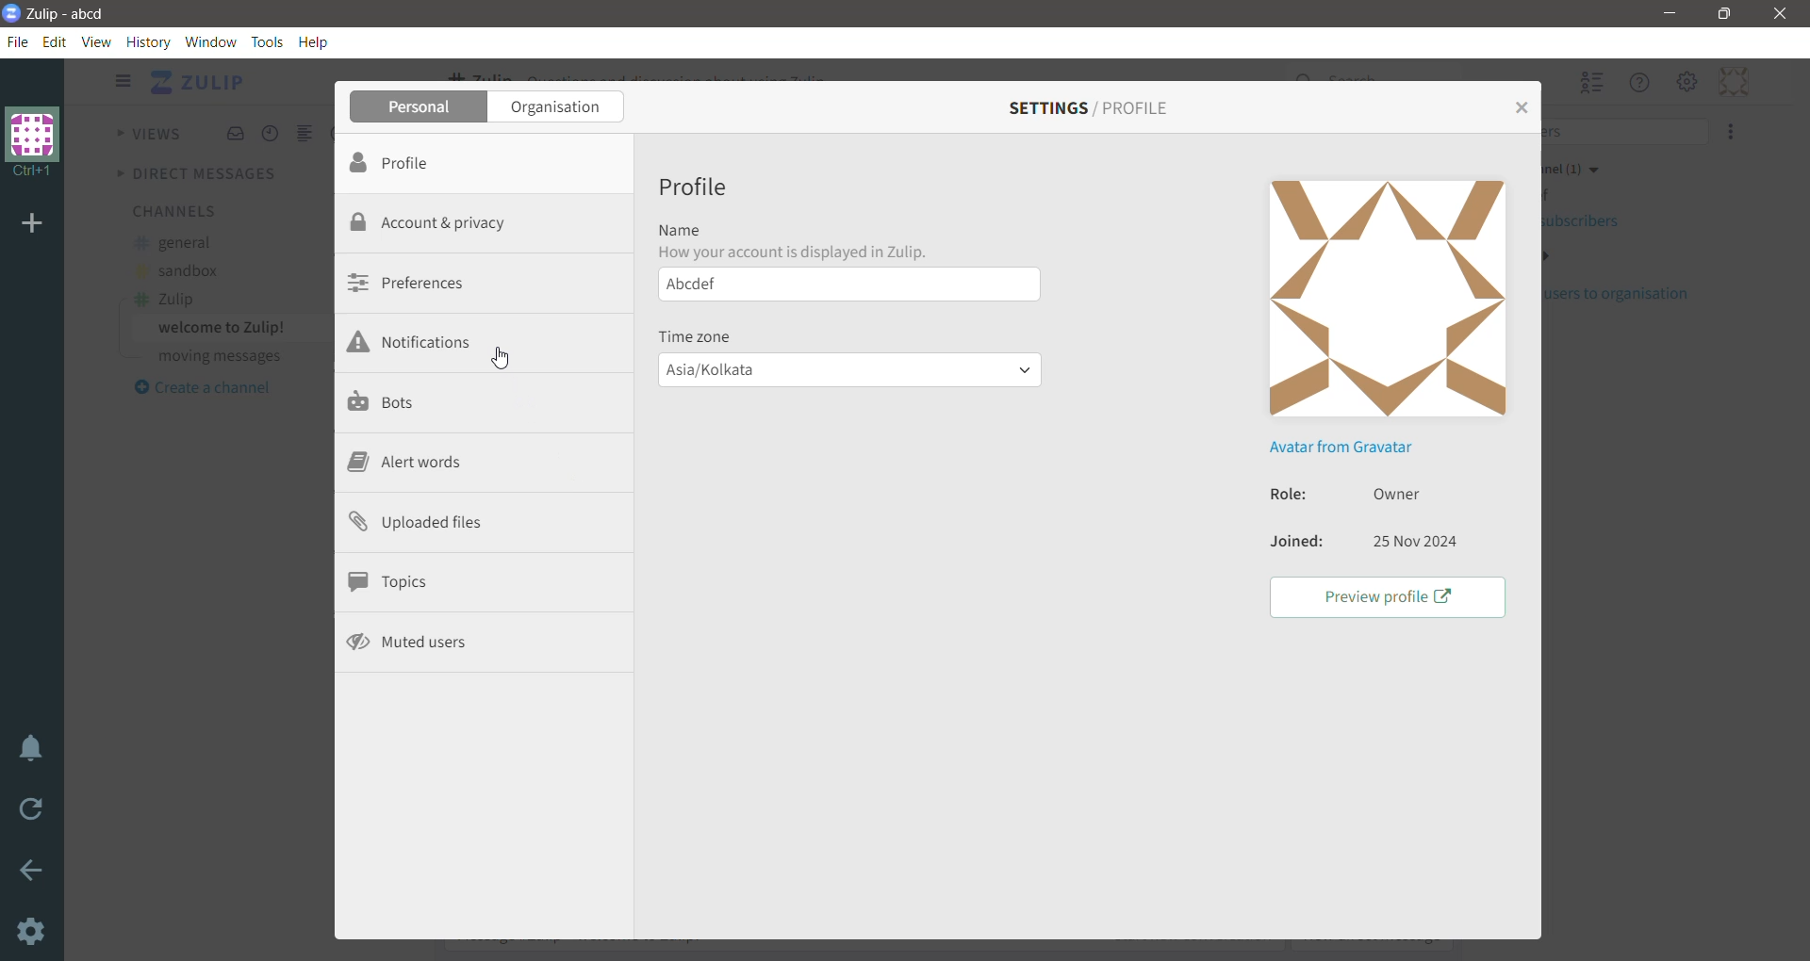 This screenshot has height=961, width=1810. What do you see at coordinates (849, 373) in the screenshot?
I see `Asia/Kolkata (Set Time zone)` at bounding box center [849, 373].